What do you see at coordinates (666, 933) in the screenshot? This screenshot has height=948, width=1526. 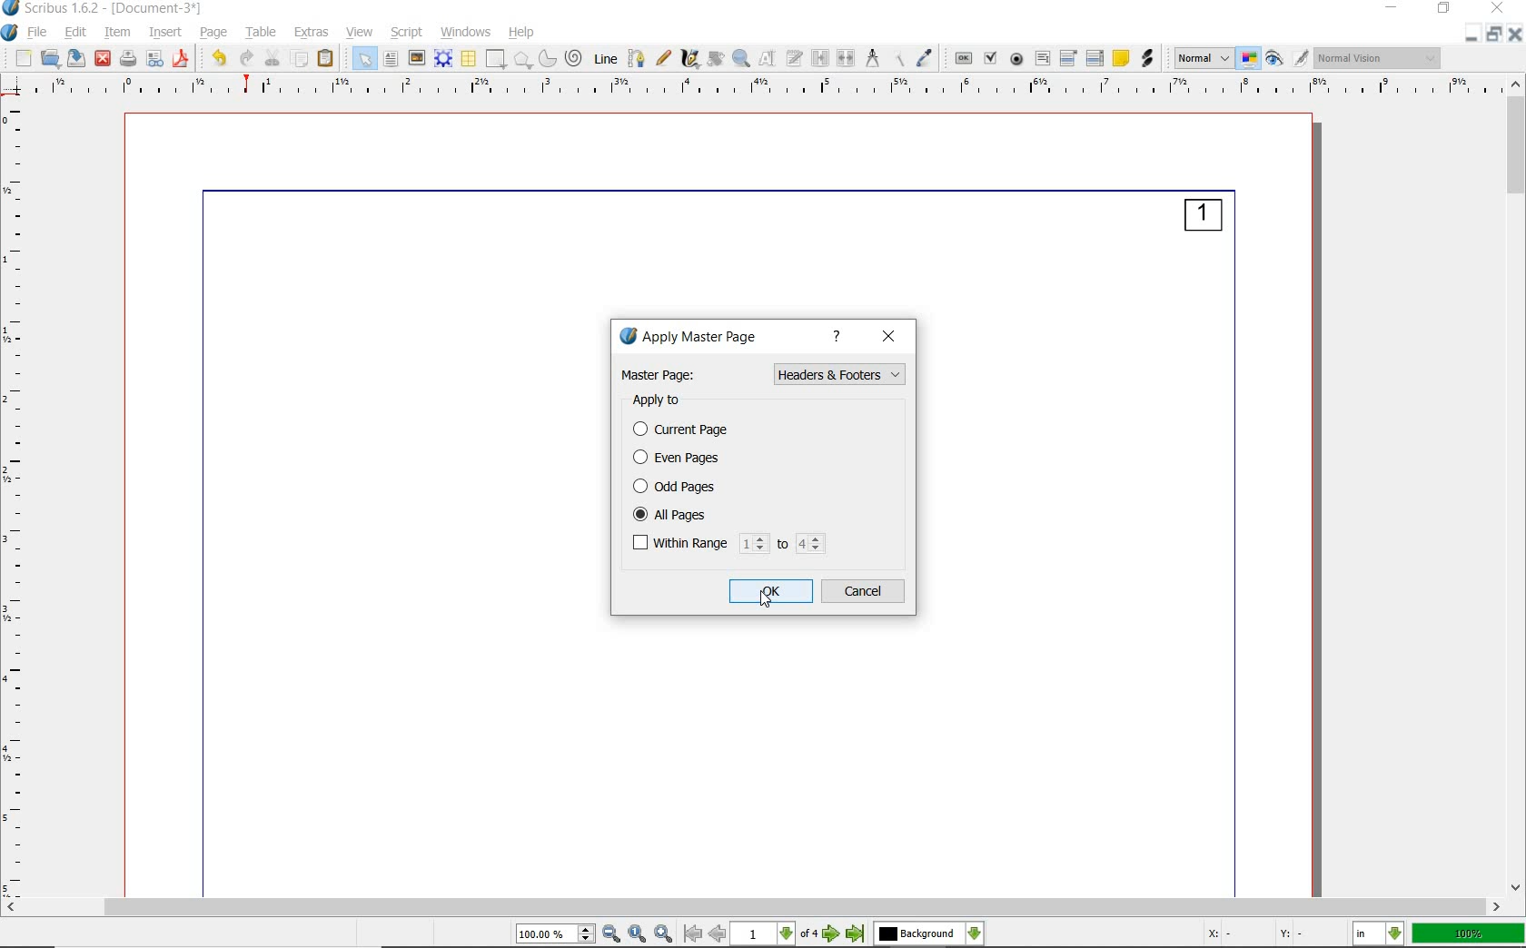 I see `zoom in` at bounding box center [666, 933].